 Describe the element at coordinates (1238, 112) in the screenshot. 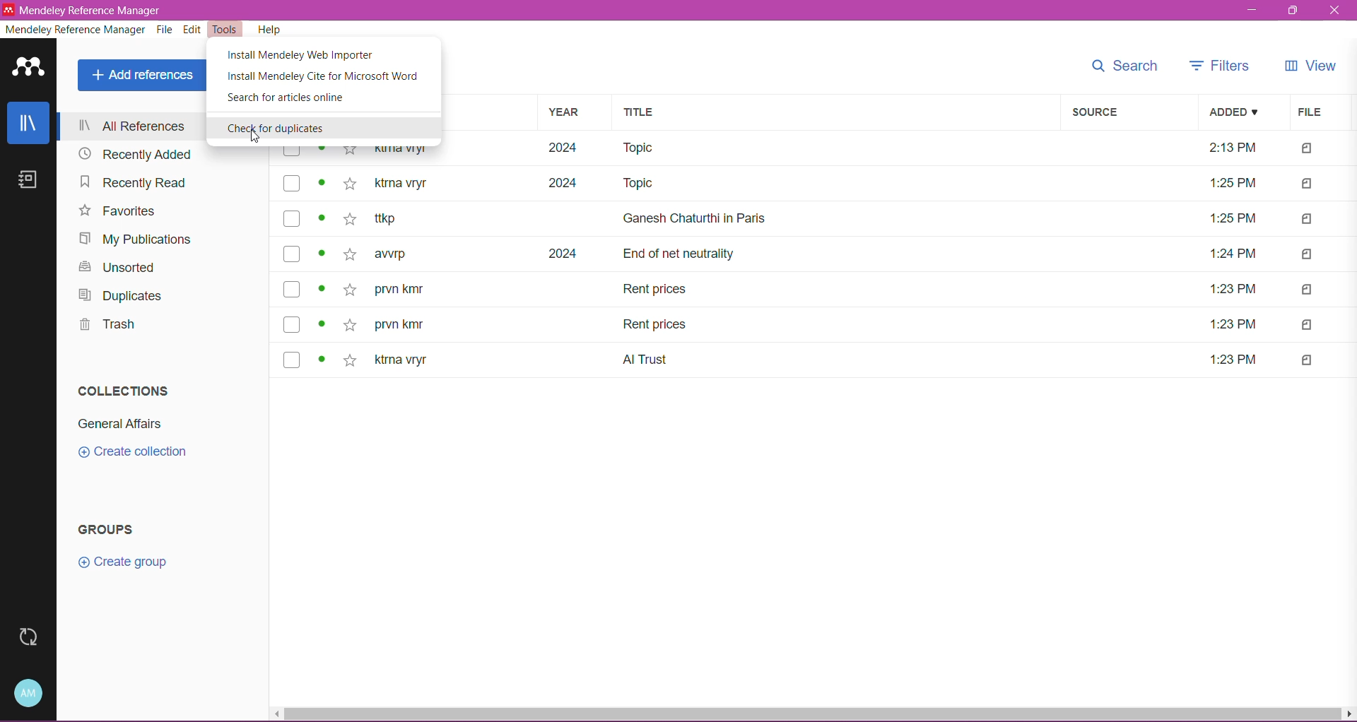

I see `Added` at that location.